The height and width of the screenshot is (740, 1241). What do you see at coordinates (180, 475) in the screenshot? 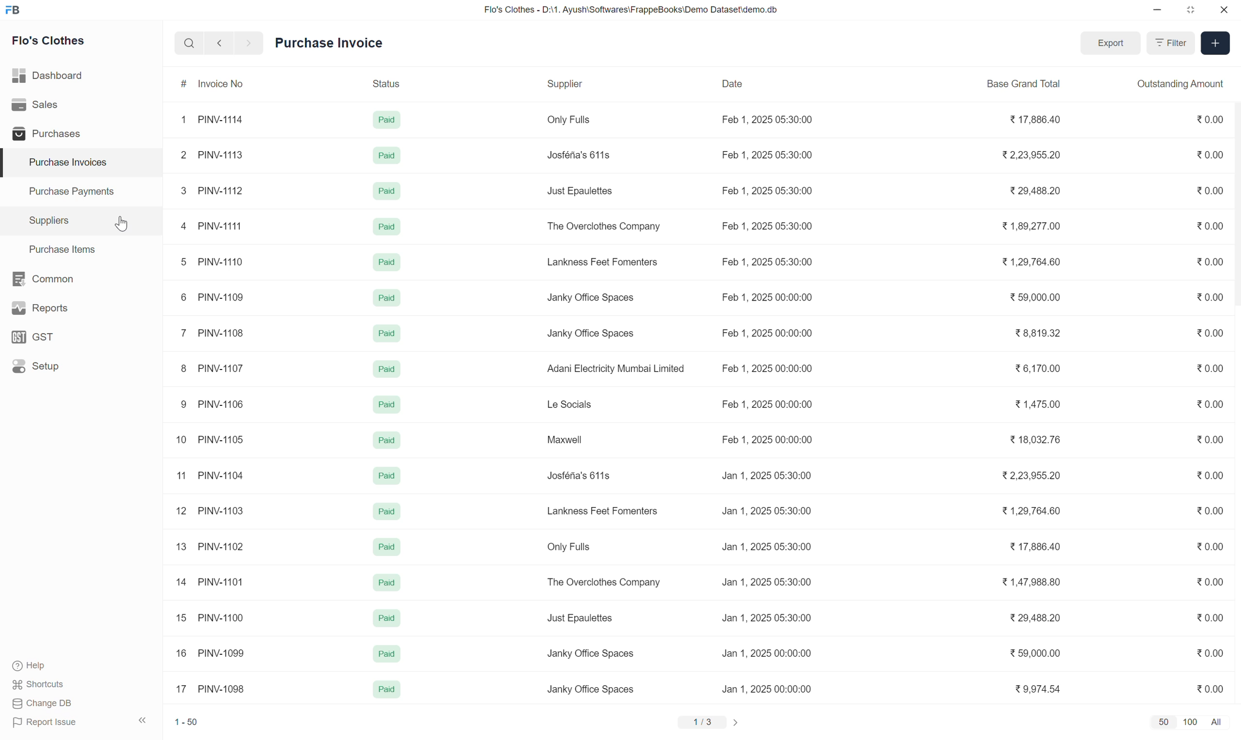
I see `11` at bounding box center [180, 475].